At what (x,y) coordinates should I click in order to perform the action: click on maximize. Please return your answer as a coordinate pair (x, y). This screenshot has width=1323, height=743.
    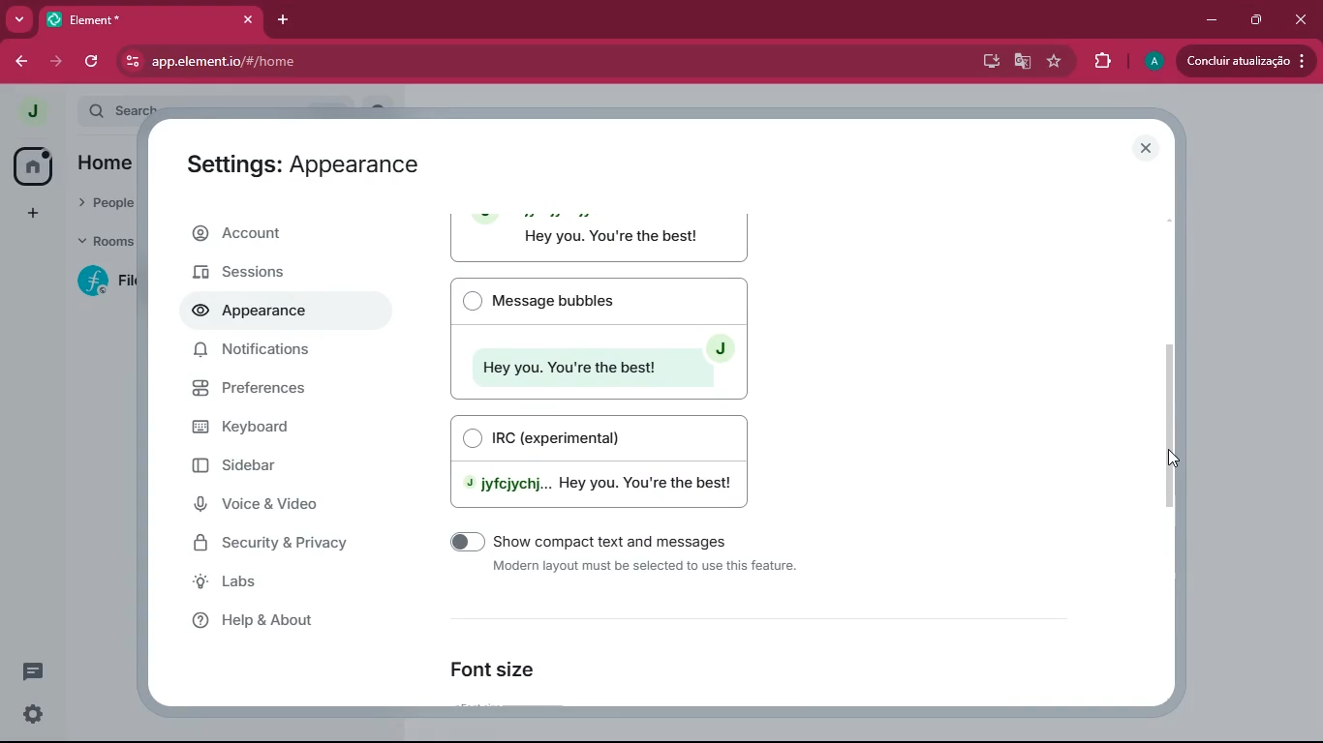
    Looking at the image, I should click on (1260, 18).